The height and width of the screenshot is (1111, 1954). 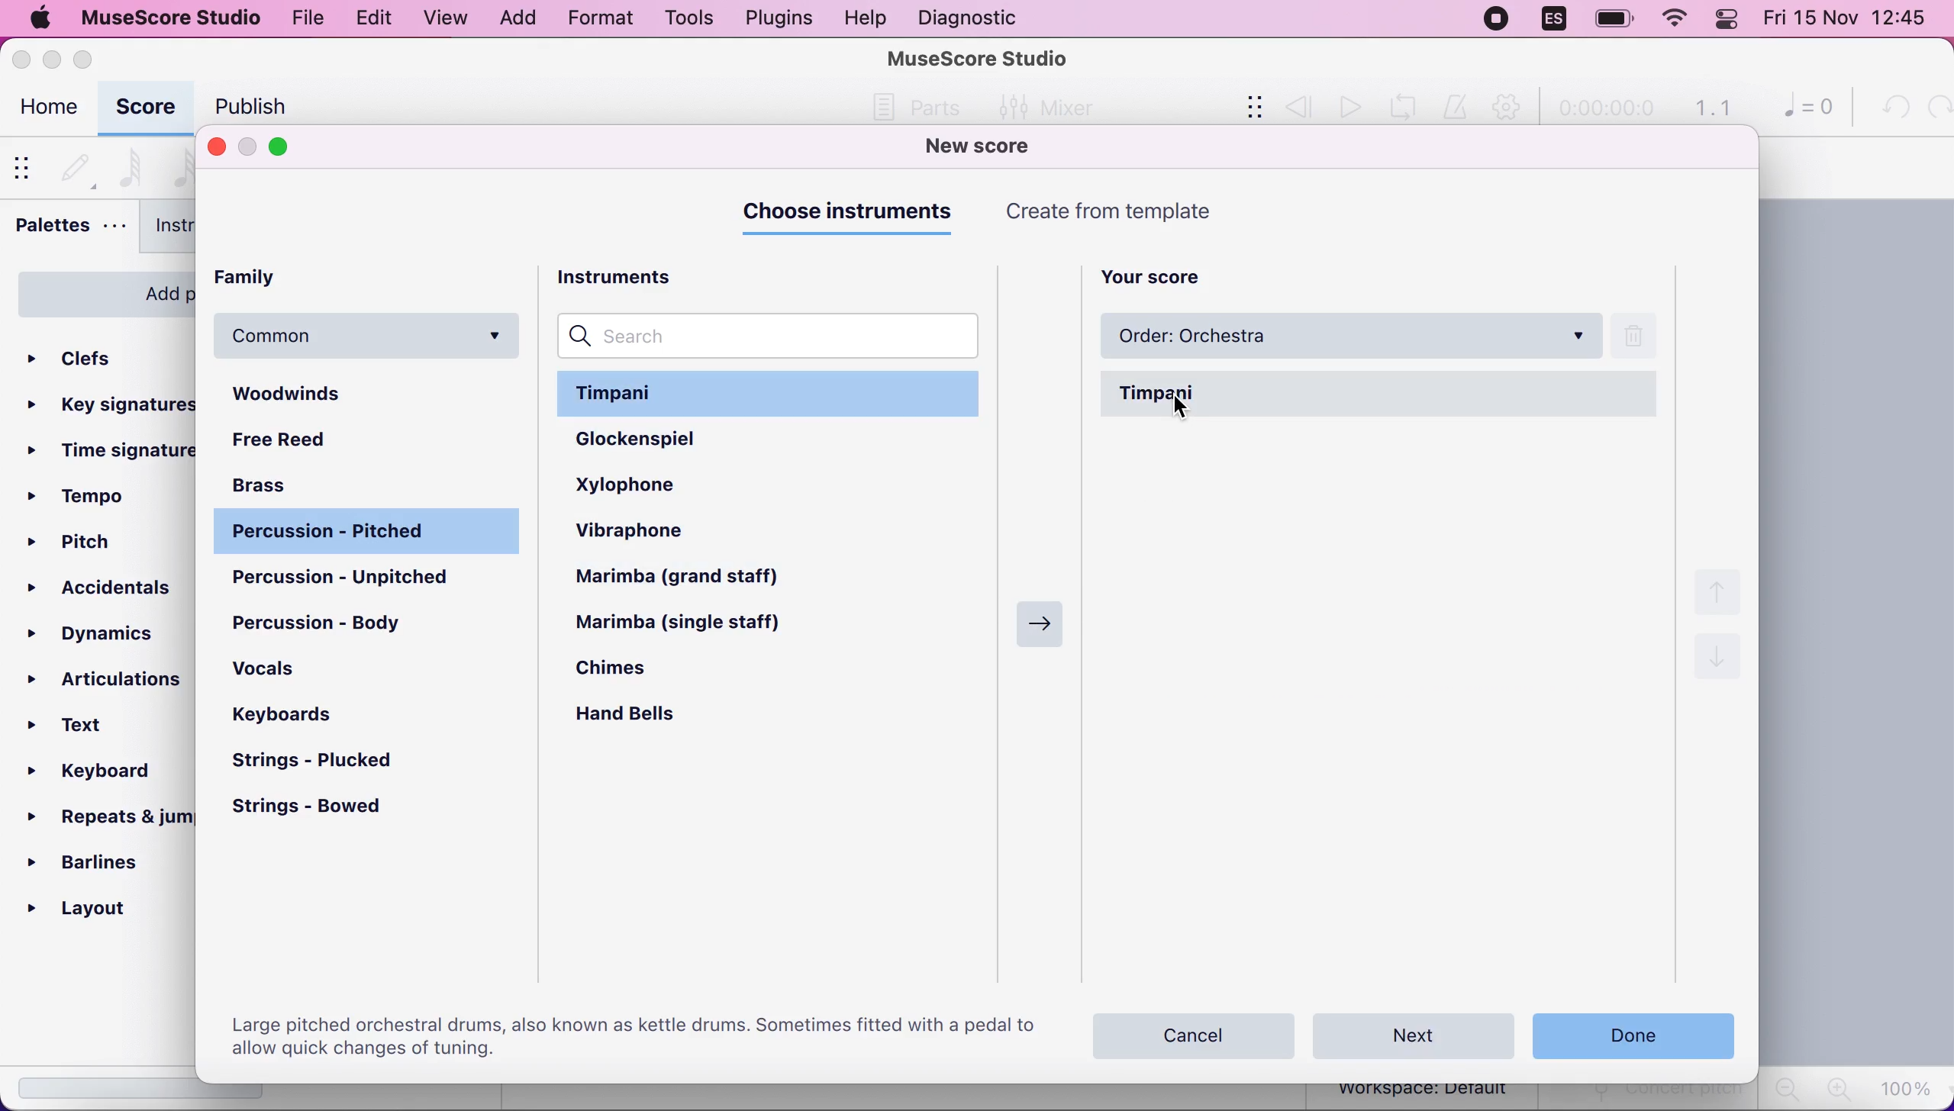 I want to click on glockenspiel, so click(x=670, y=440).